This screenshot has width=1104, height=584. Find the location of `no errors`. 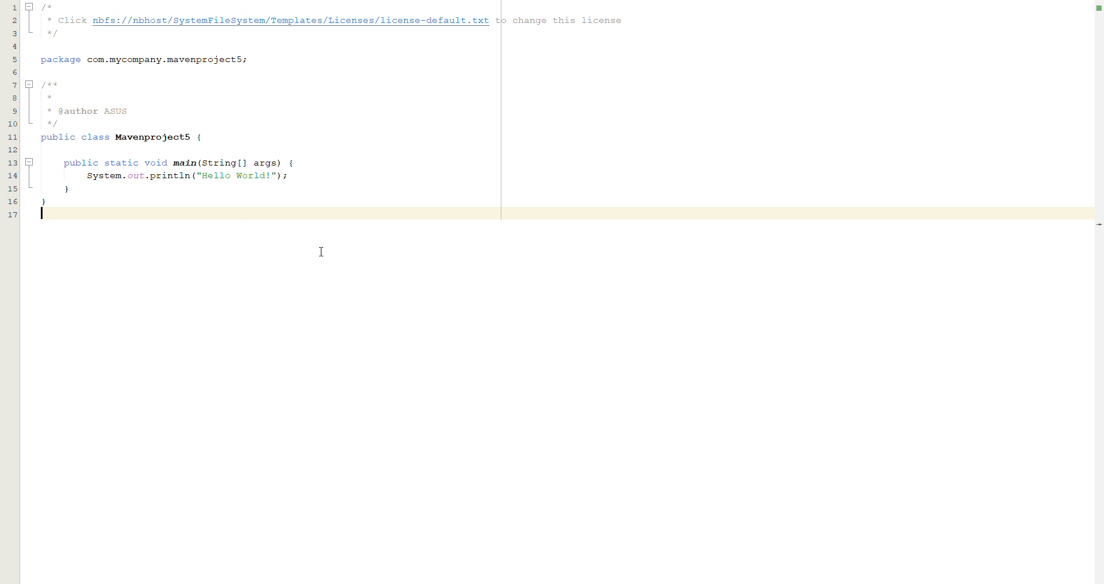

no errors is located at coordinates (1097, 10).